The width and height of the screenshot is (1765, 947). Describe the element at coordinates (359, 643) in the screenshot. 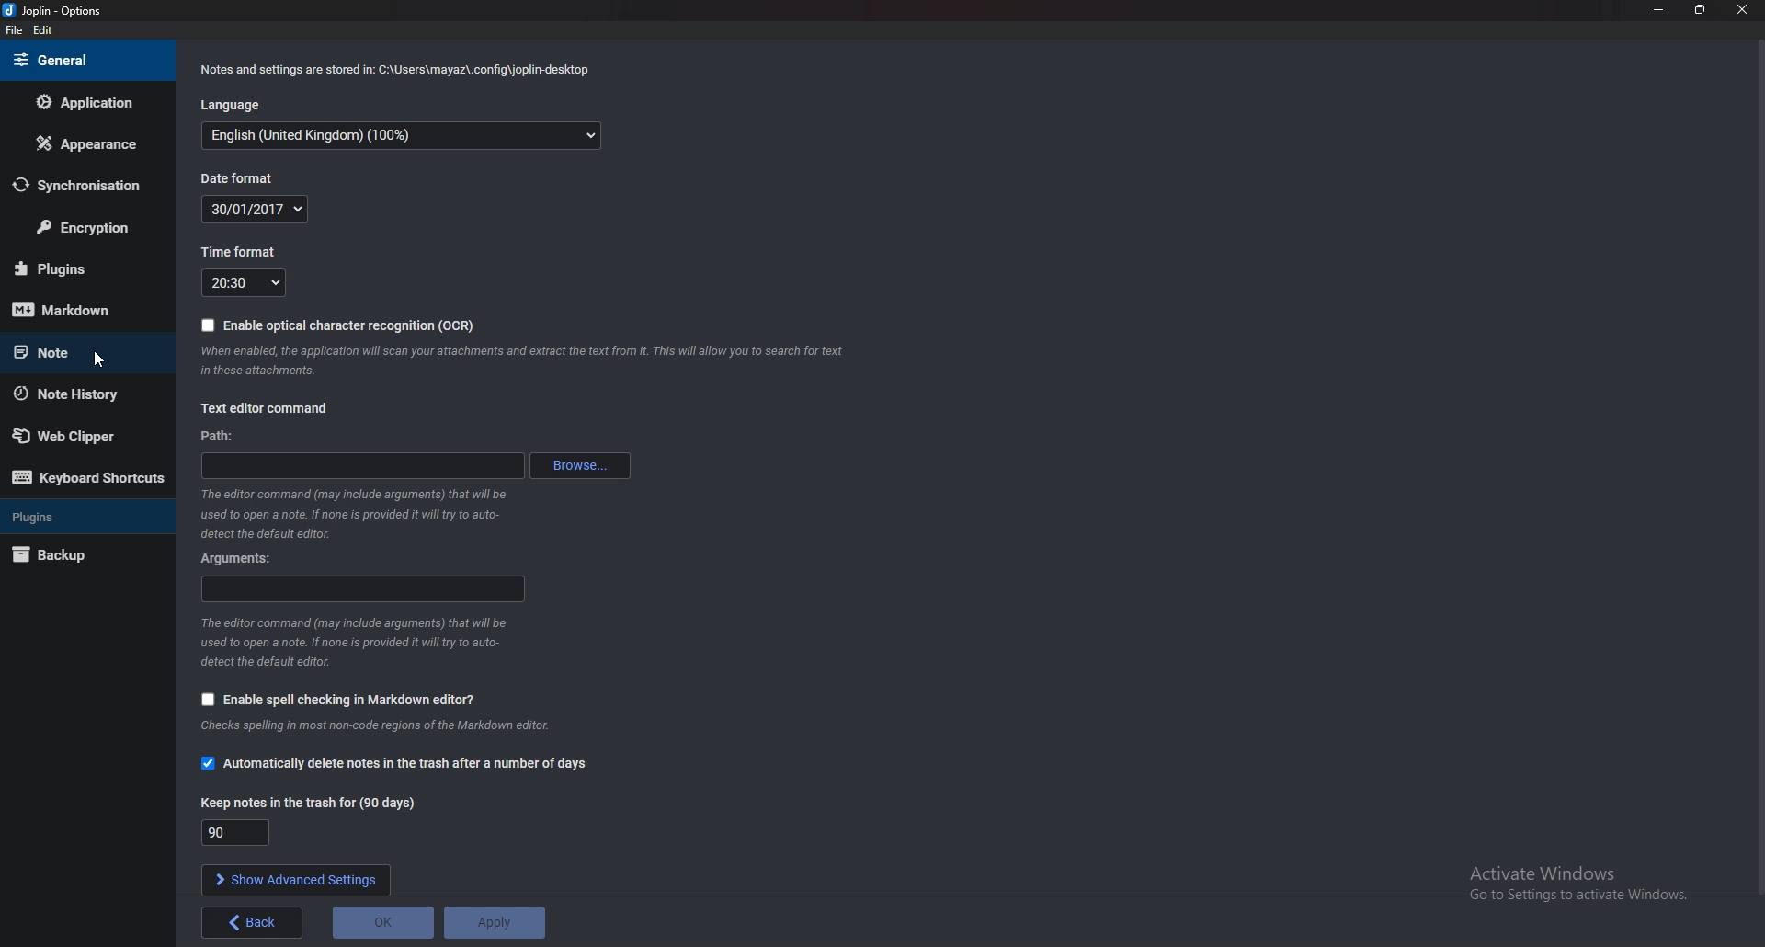

I see `The editor command (may include arguments) that will be
used to open a note. If none is provided it will ry to auto-
detect the default editor.` at that location.